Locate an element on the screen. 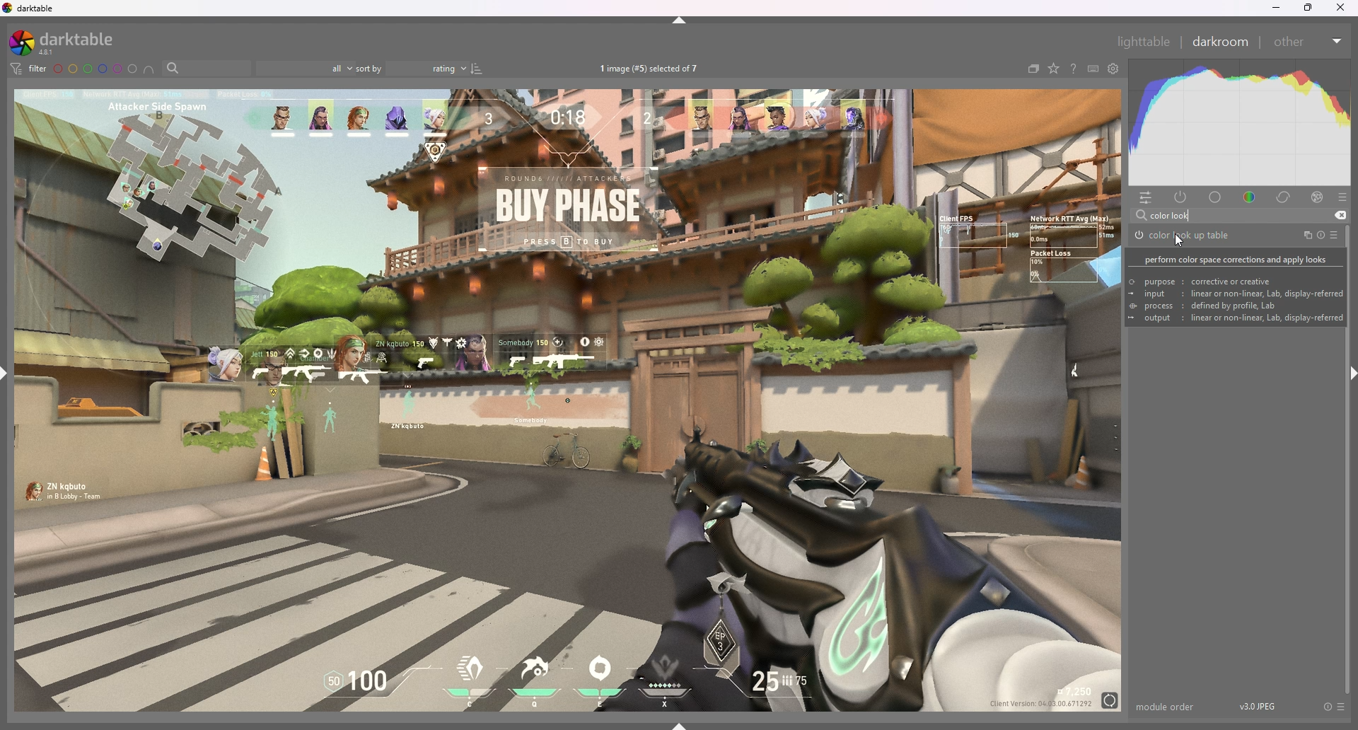 The height and width of the screenshot is (730, 1358). other is located at coordinates (1309, 42).